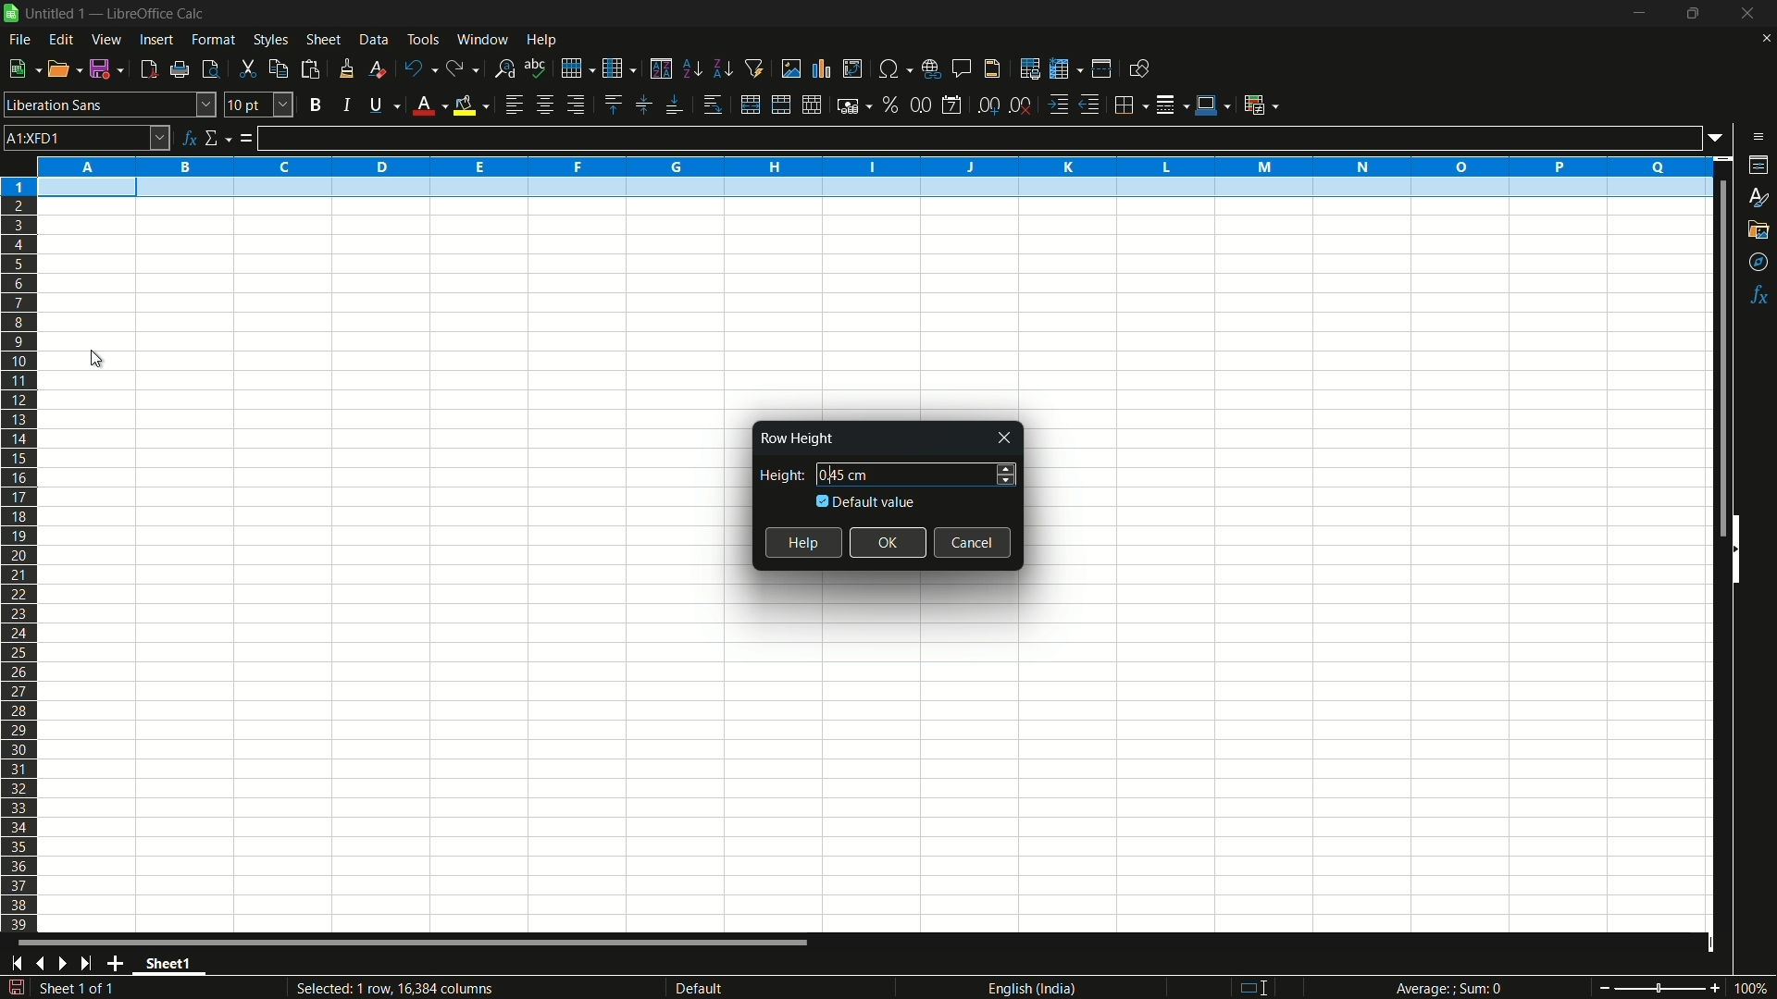  I want to click on styles menu, so click(271, 40).